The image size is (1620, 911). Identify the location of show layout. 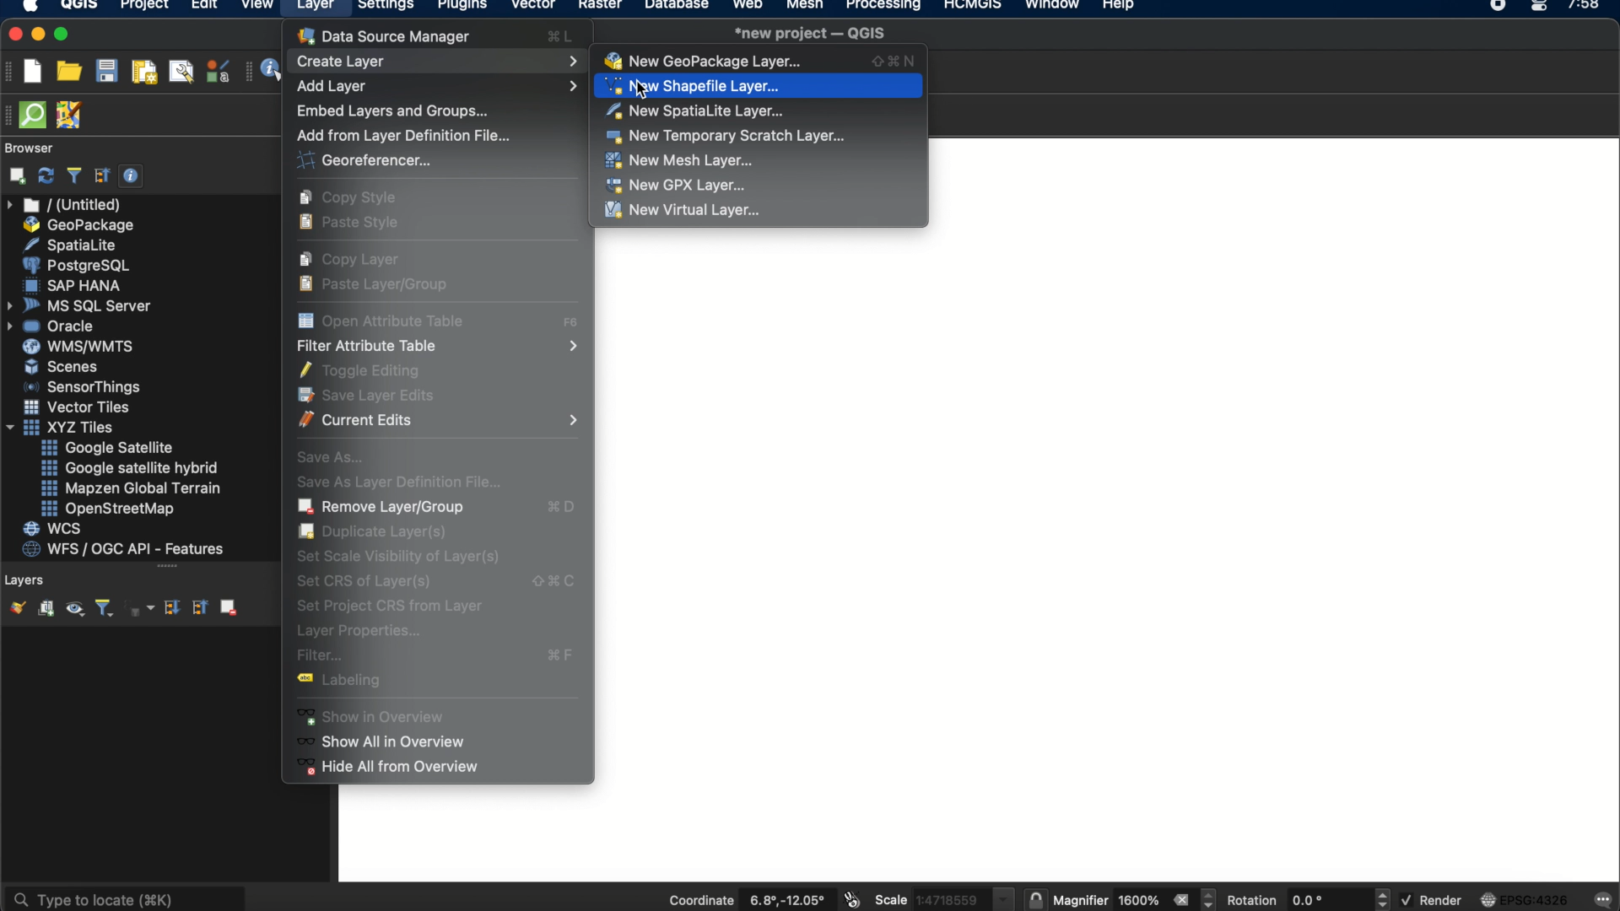
(181, 71).